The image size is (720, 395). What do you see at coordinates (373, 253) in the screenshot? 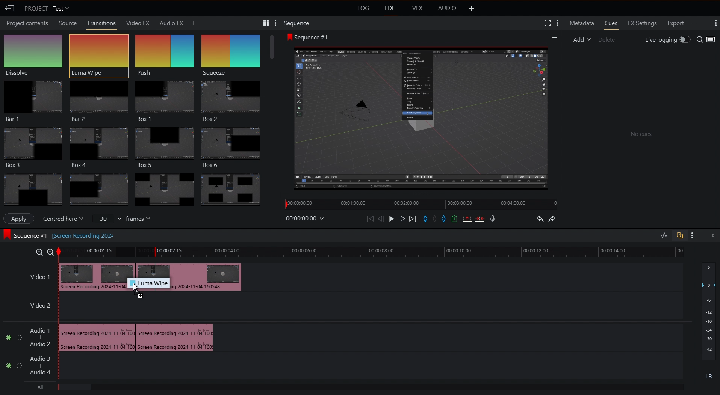
I see `Timeline` at bounding box center [373, 253].